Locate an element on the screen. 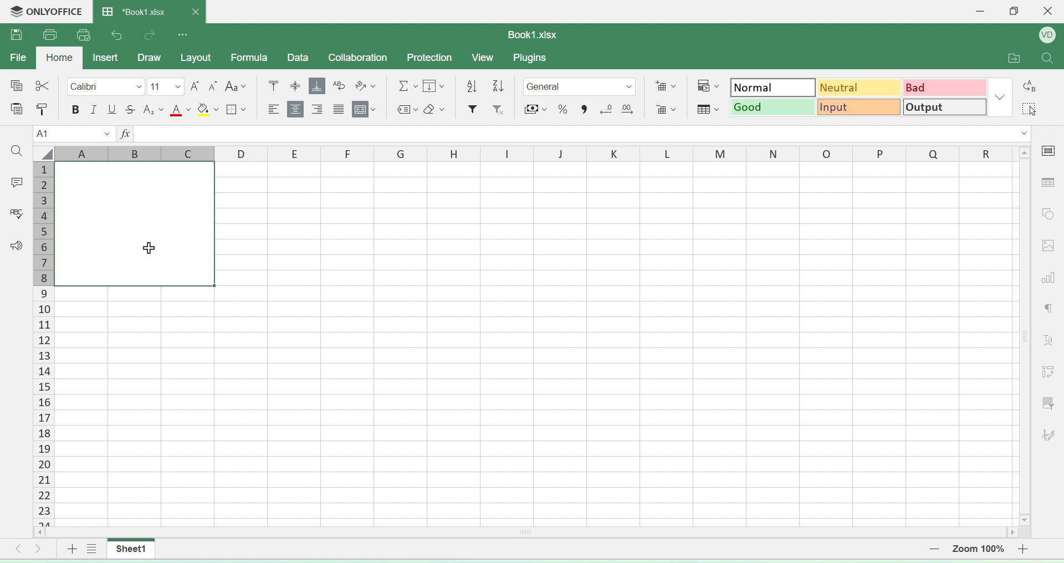  add cells is located at coordinates (665, 86).